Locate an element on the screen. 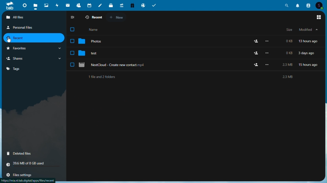  calendar is located at coordinates (88, 5).